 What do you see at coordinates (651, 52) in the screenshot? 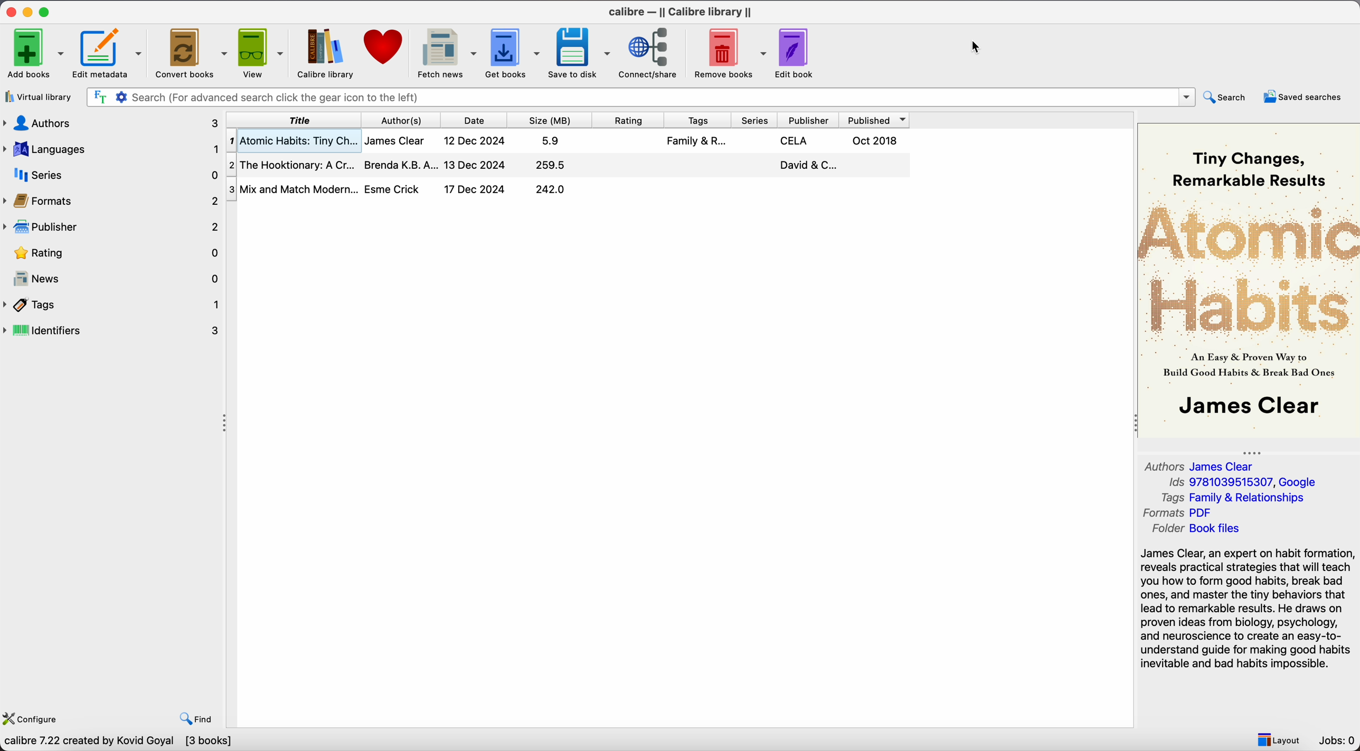
I see `connect/share` at bounding box center [651, 52].